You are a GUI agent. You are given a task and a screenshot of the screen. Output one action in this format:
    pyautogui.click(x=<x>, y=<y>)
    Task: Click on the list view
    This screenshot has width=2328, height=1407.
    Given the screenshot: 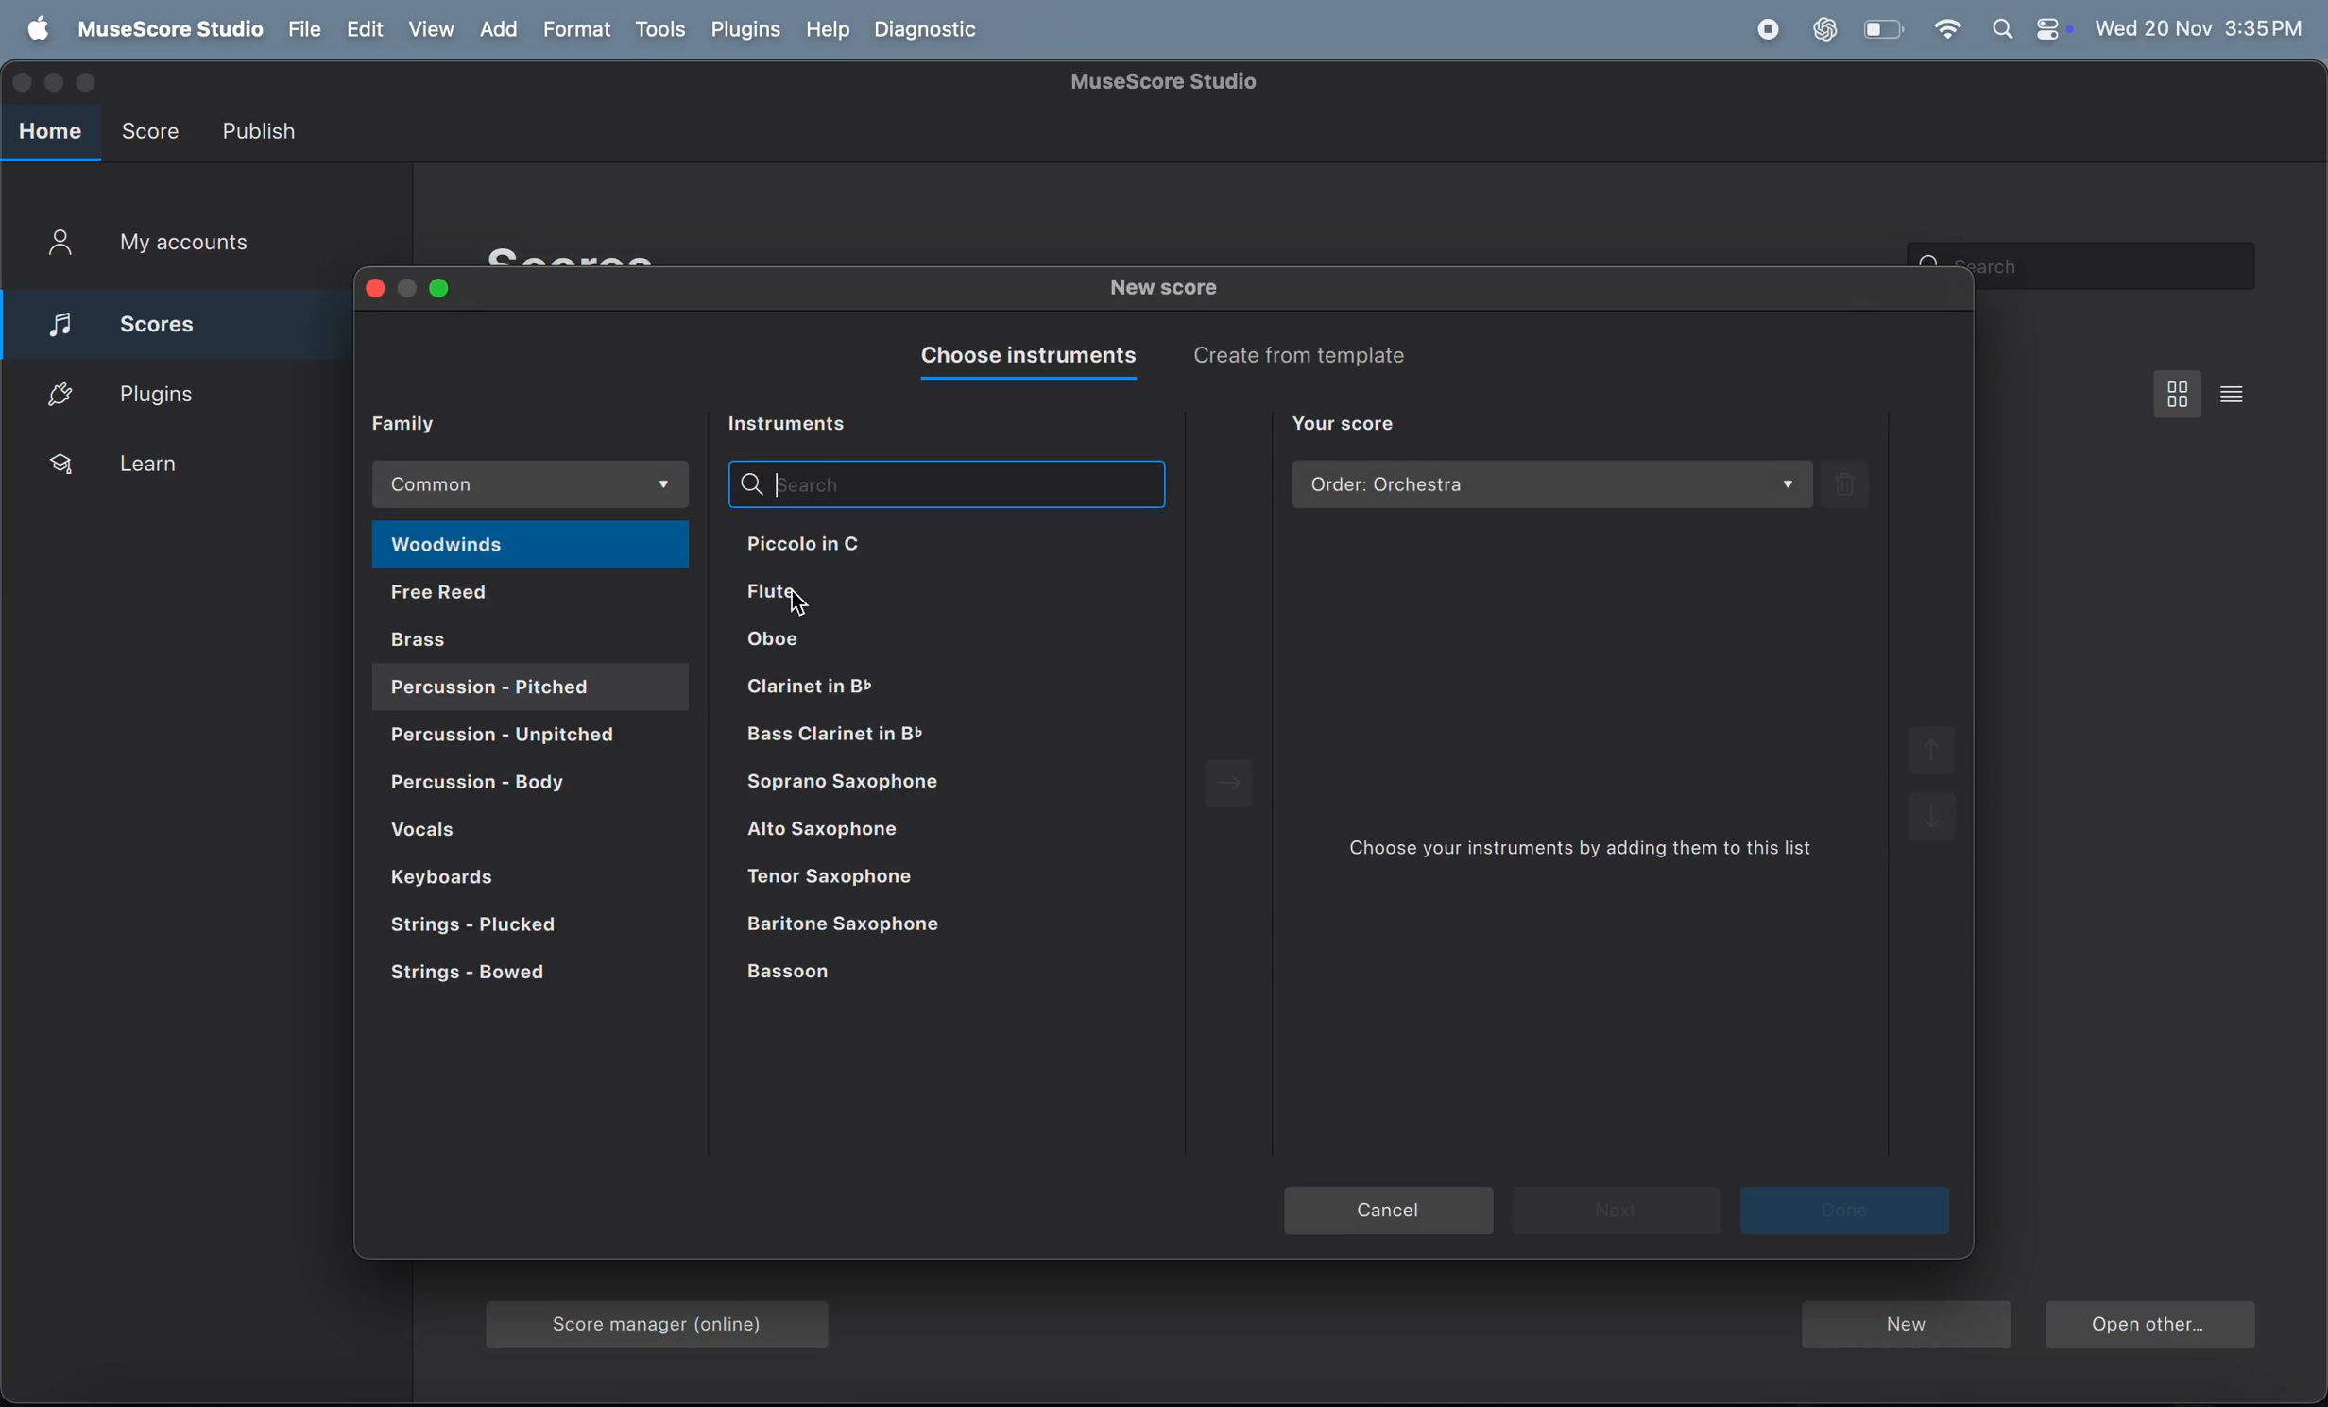 What is the action you would take?
    pyautogui.click(x=2238, y=393)
    